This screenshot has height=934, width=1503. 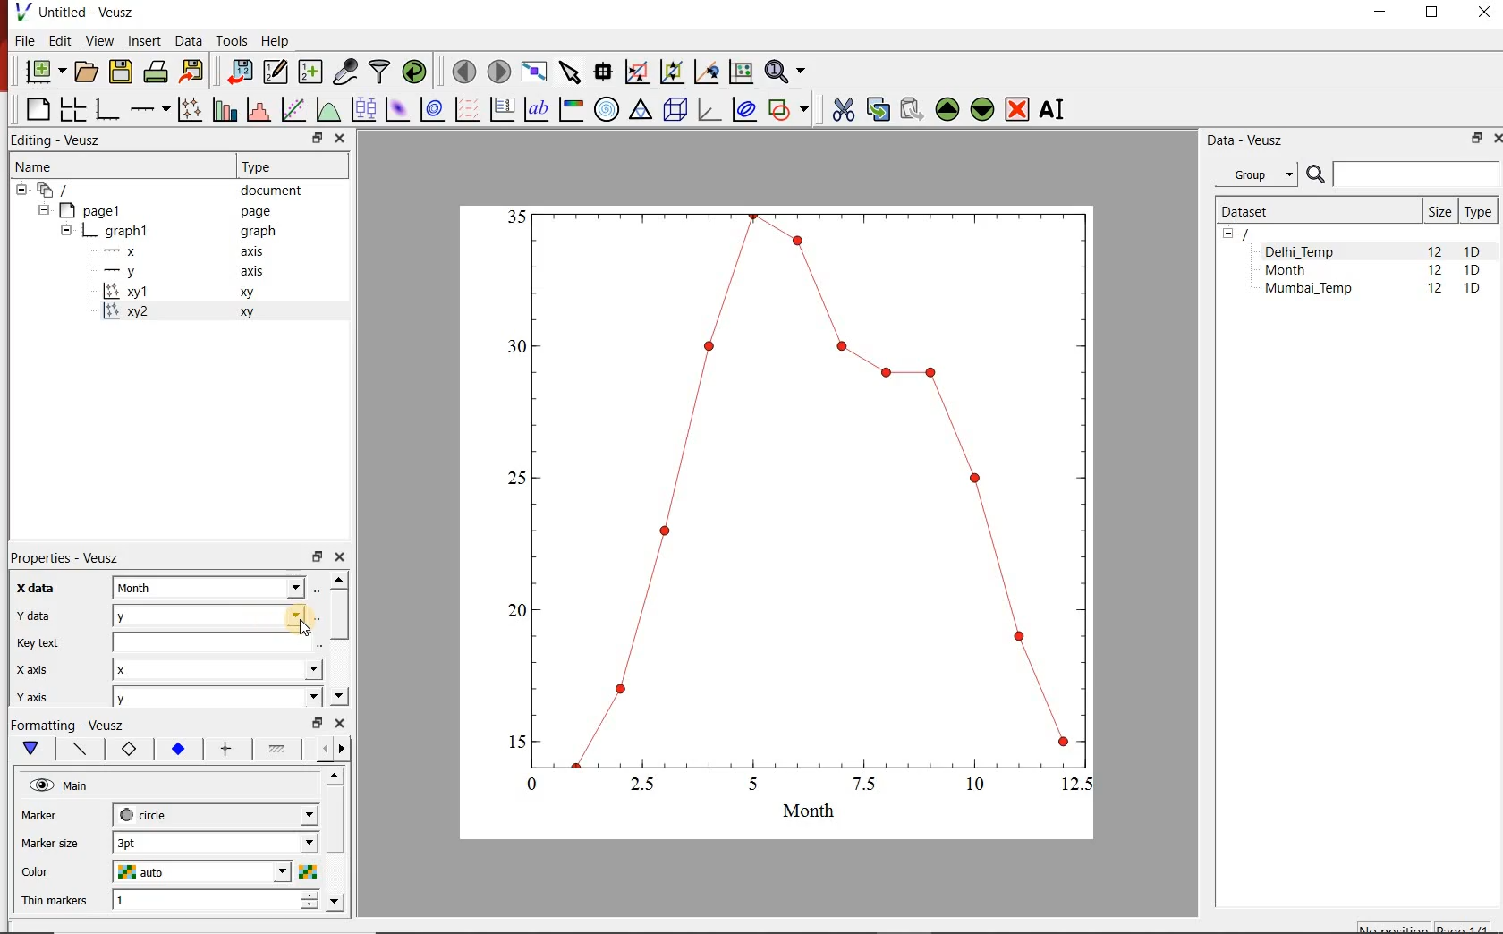 What do you see at coordinates (1477, 139) in the screenshot?
I see `RESTORE` at bounding box center [1477, 139].